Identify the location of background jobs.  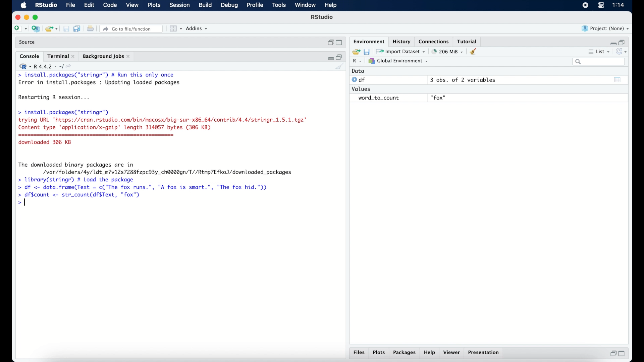
(107, 57).